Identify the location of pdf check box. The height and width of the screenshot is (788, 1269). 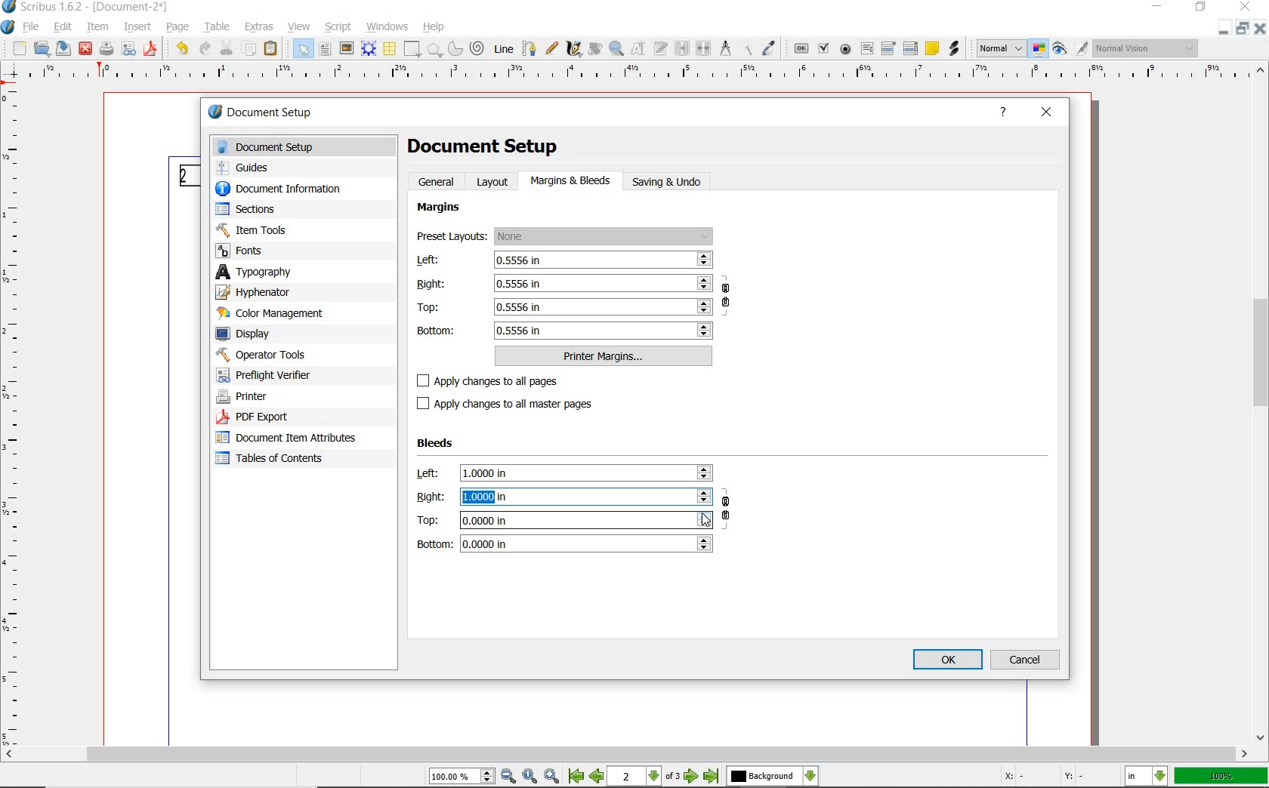
(825, 50).